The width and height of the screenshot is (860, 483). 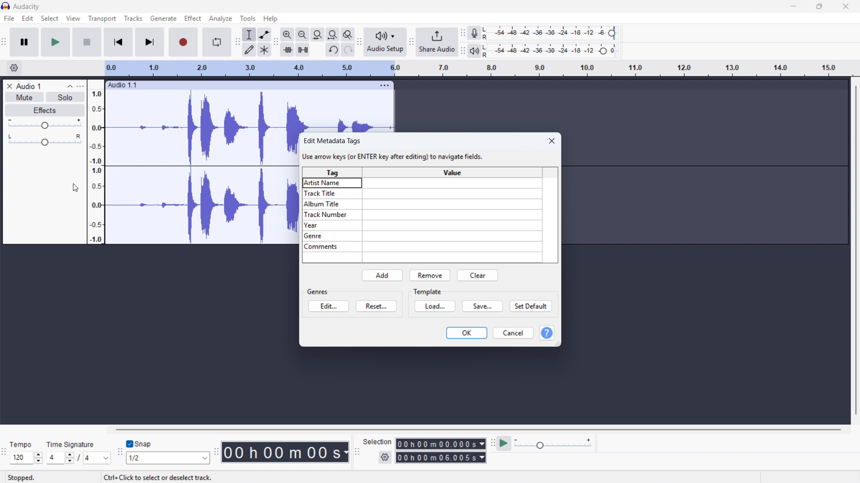 I want to click on tools toolbar, so click(x=237, y=42).